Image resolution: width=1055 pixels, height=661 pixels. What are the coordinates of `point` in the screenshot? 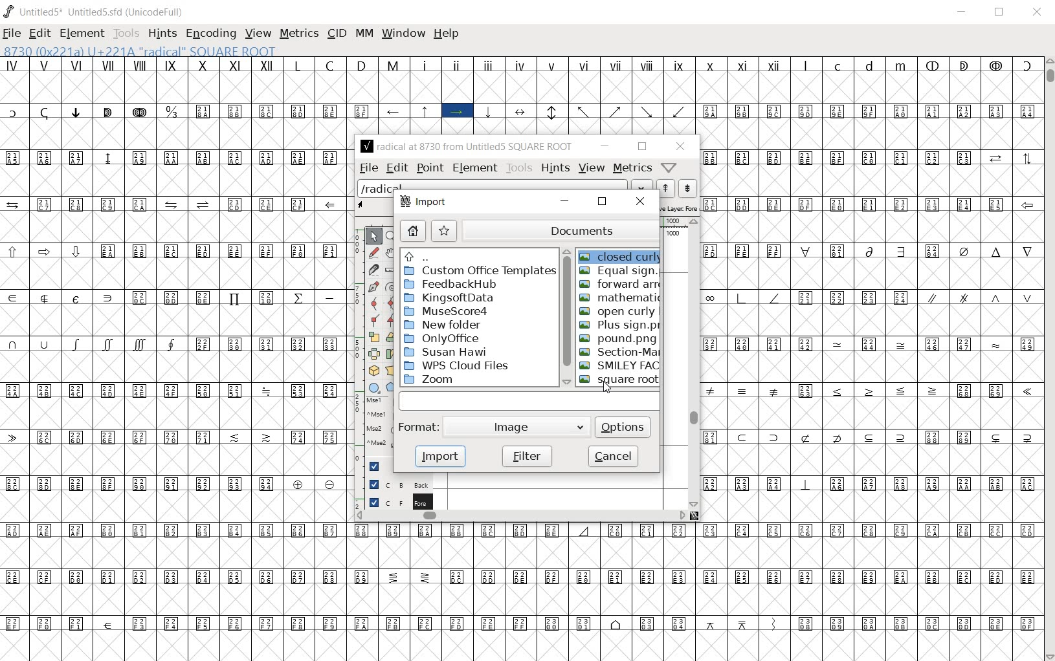 It's located at (430, 167).